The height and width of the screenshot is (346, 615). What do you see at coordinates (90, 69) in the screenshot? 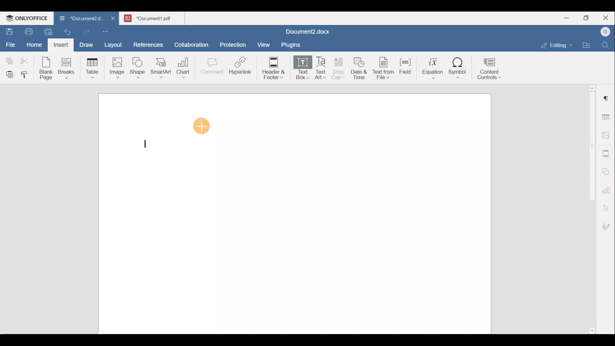
I see `Table` at bounding box center [90, 69].